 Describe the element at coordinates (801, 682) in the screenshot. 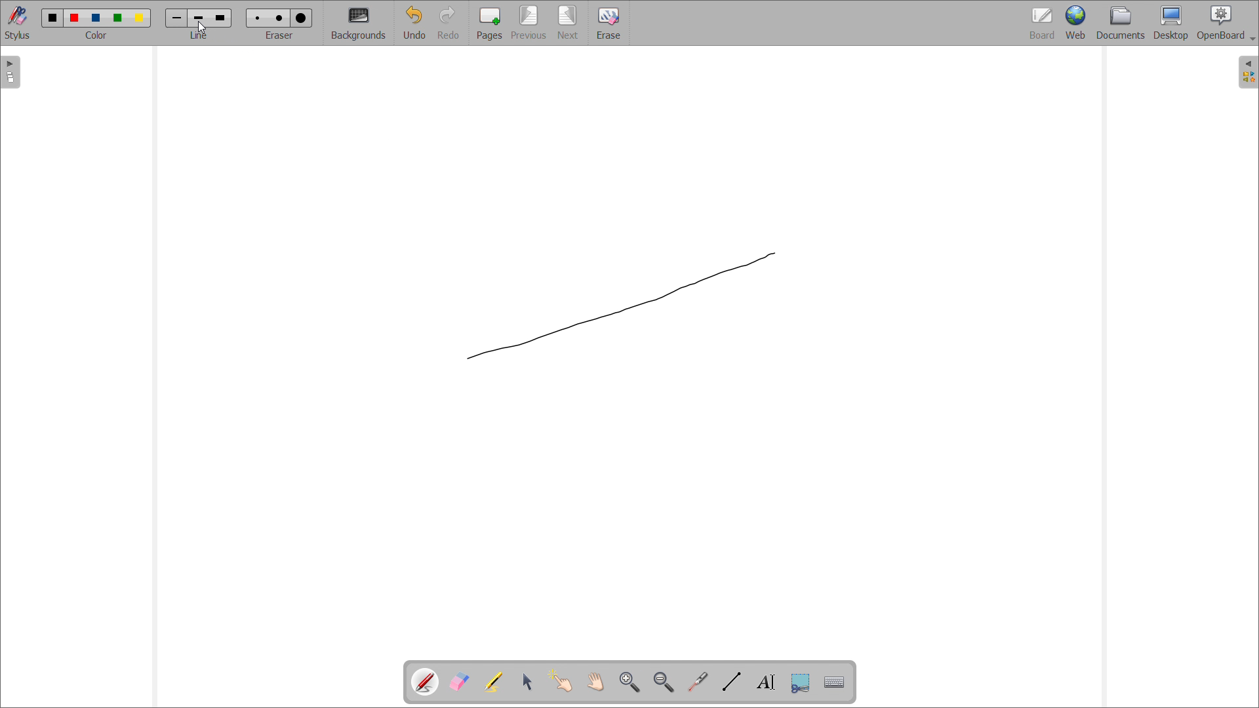

I see `capture part of the screen` at that location.